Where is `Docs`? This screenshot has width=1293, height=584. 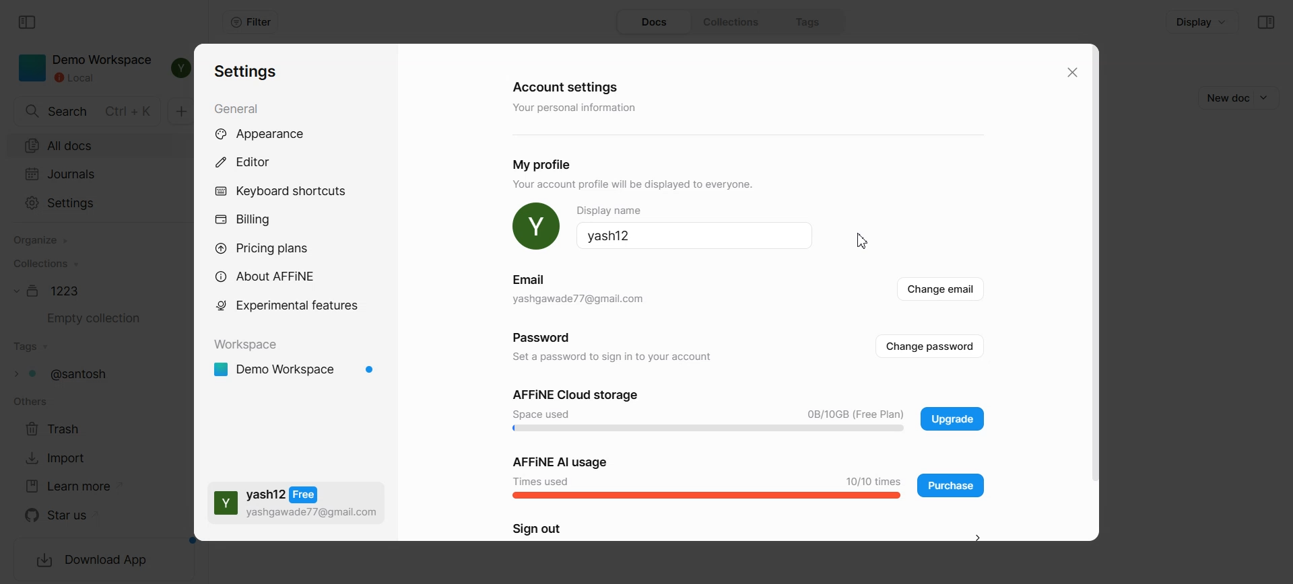 Docs is located at coordinates (655, 22).